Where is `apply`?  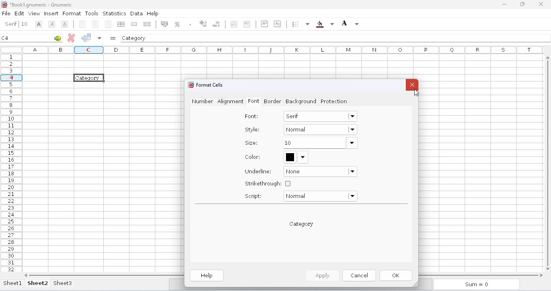 apply is located at coordinates (321, 275).